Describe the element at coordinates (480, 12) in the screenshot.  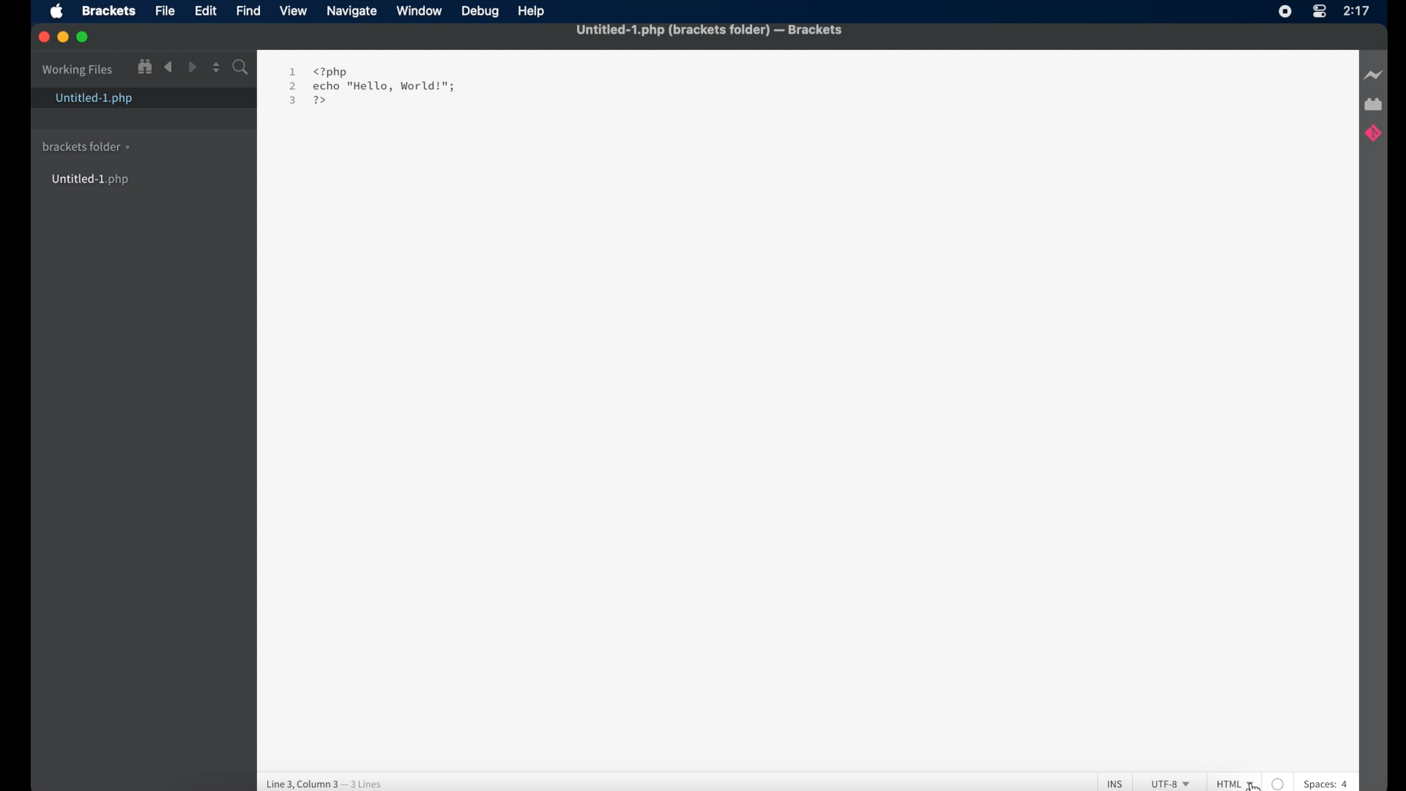
I see `debug` at that location.